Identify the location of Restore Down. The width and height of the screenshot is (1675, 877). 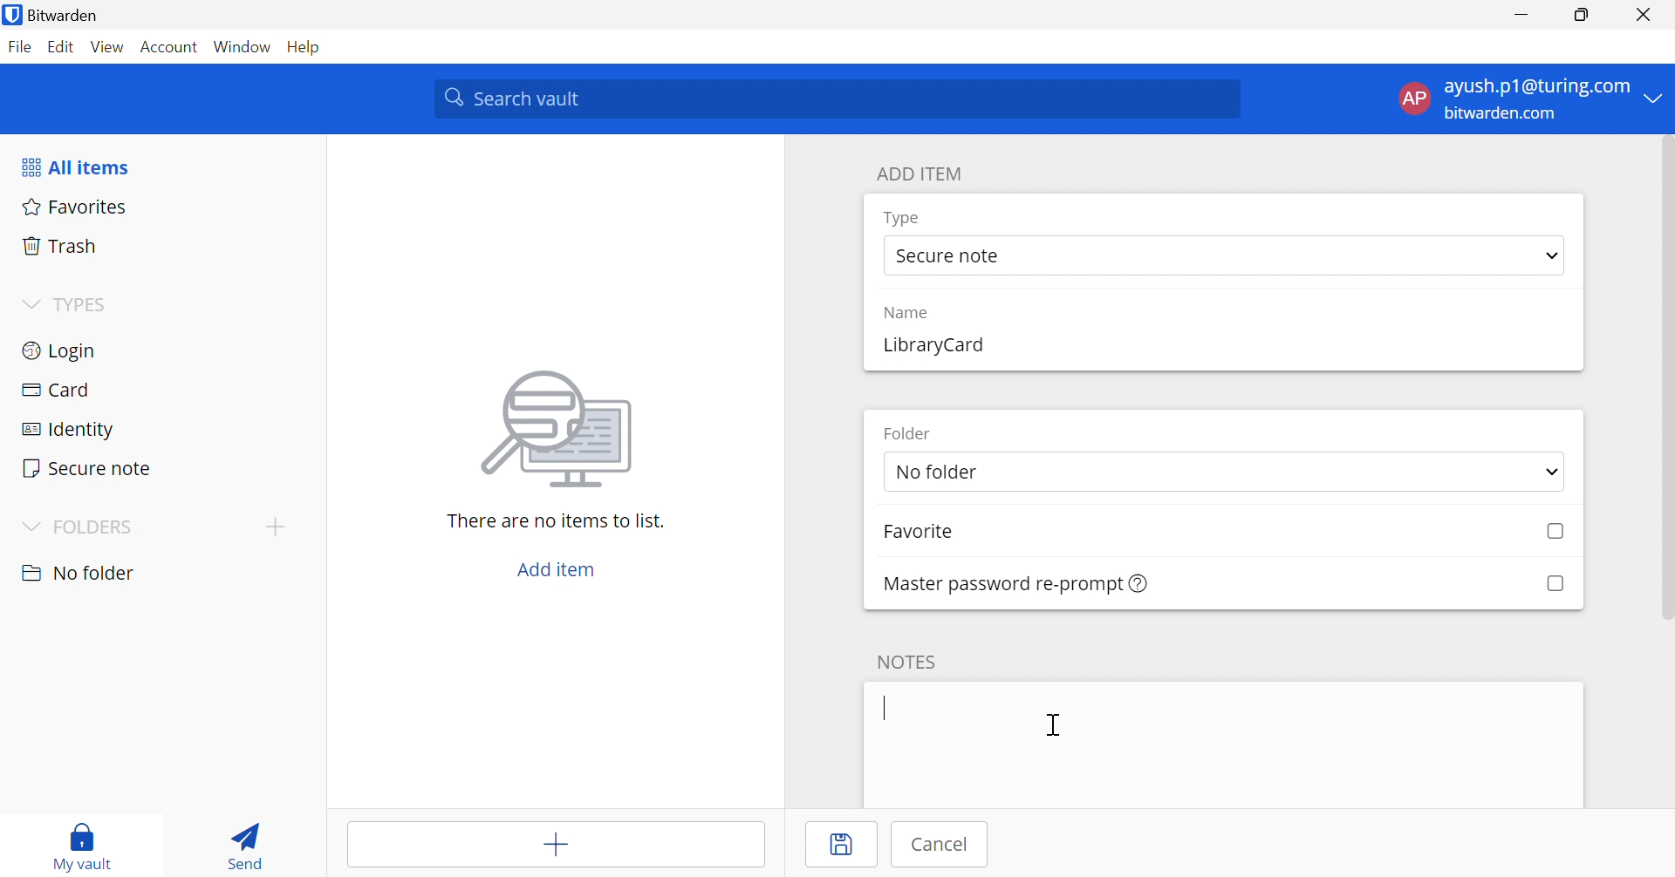
(1583, 12).